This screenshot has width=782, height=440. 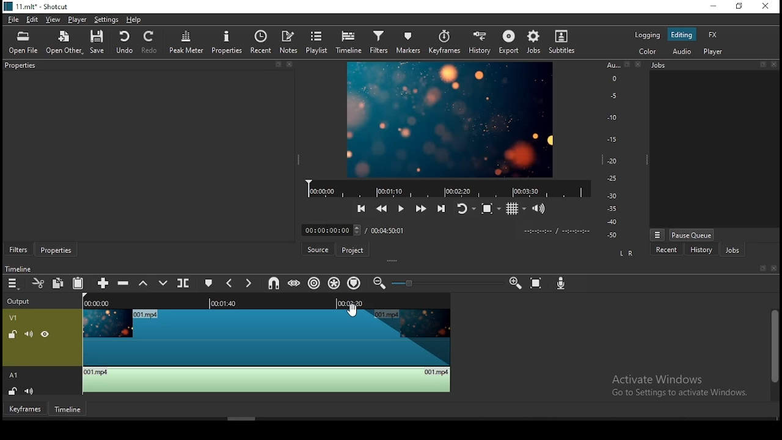 What do you see at coordinates (55, 20) in the screenshot?
I see `view` at bounding box center [55, 20].